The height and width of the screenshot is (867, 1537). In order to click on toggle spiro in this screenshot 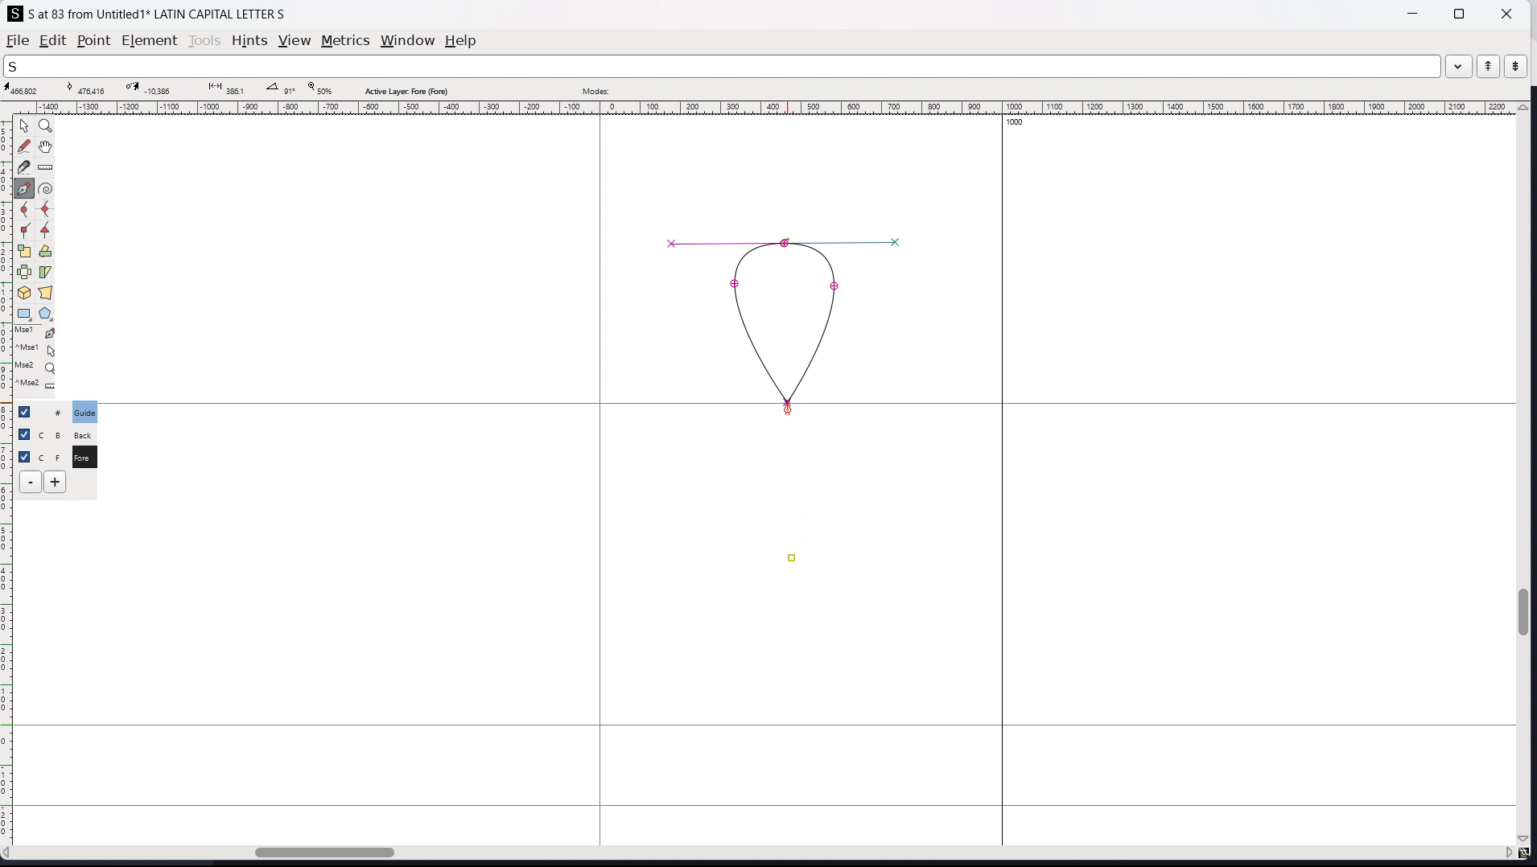, I will do `click(46, 188)`.